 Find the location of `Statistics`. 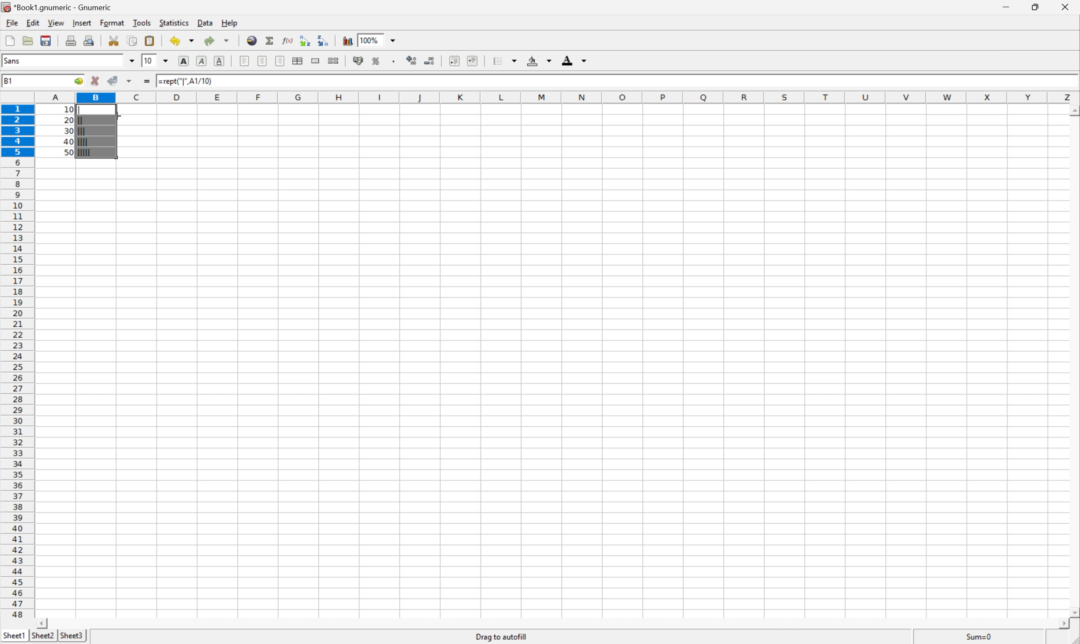

Statistics is located at coordinates (173, 23).